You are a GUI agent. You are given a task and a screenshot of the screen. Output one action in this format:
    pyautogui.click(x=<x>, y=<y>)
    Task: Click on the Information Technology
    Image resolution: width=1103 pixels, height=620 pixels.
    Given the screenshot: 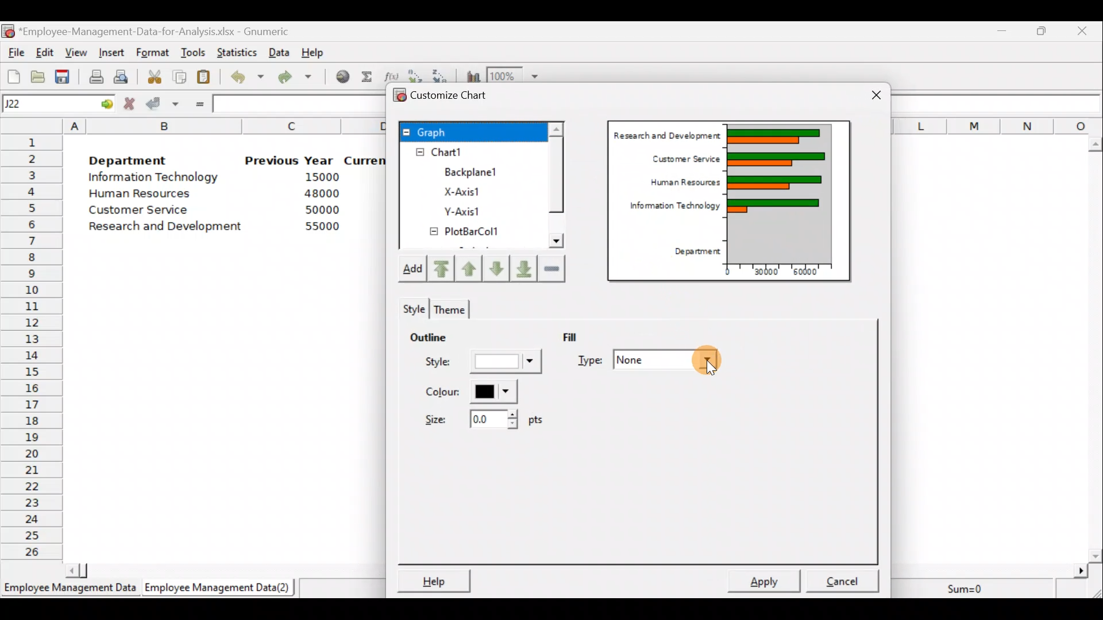 What is the action you would take?
    pyautogui.click(x=668, y=210)
    